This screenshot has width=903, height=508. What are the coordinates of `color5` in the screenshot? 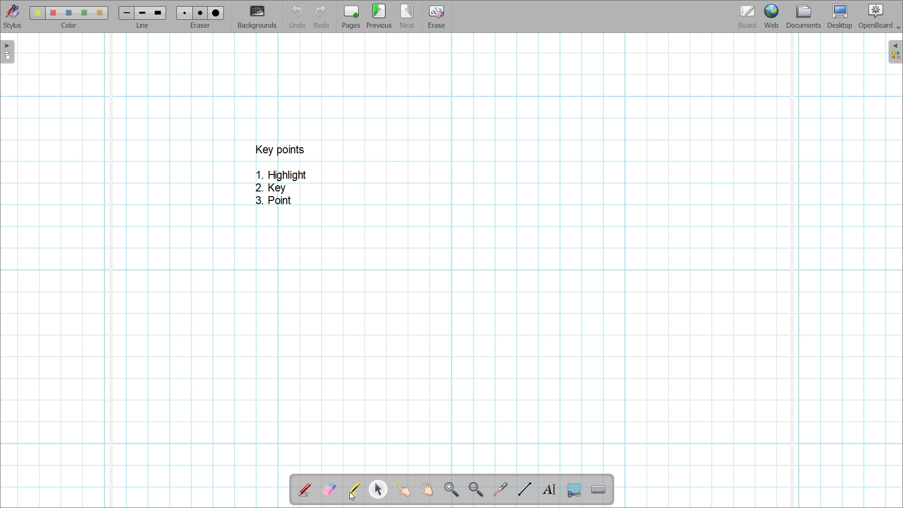 It's located at (99, 13).